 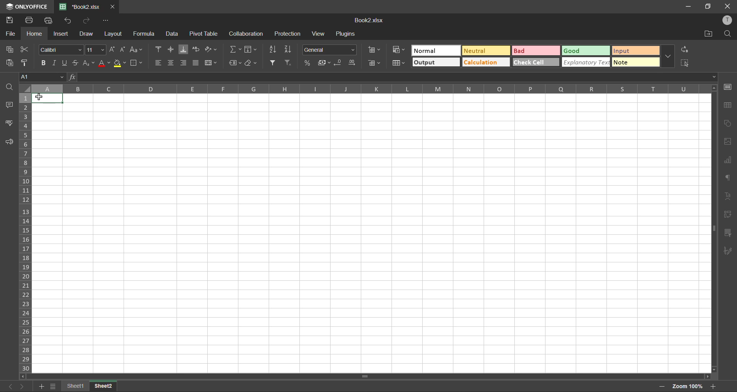 I want to click on open location, so click(x=706, y=34).